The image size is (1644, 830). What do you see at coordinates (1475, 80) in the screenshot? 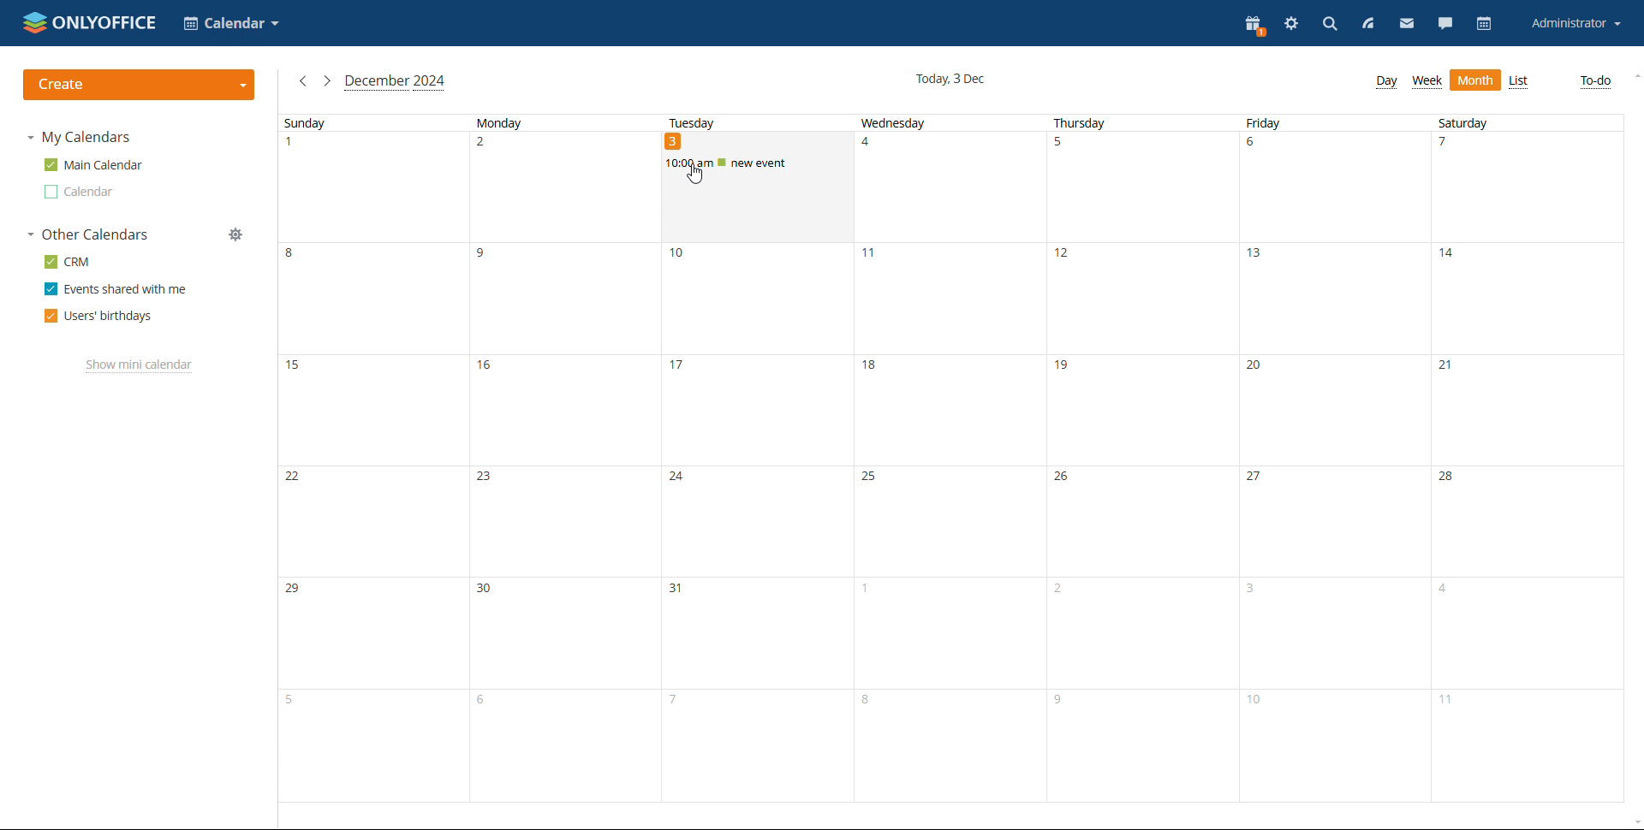
I see `month view` at bounding box center [1475, 80].